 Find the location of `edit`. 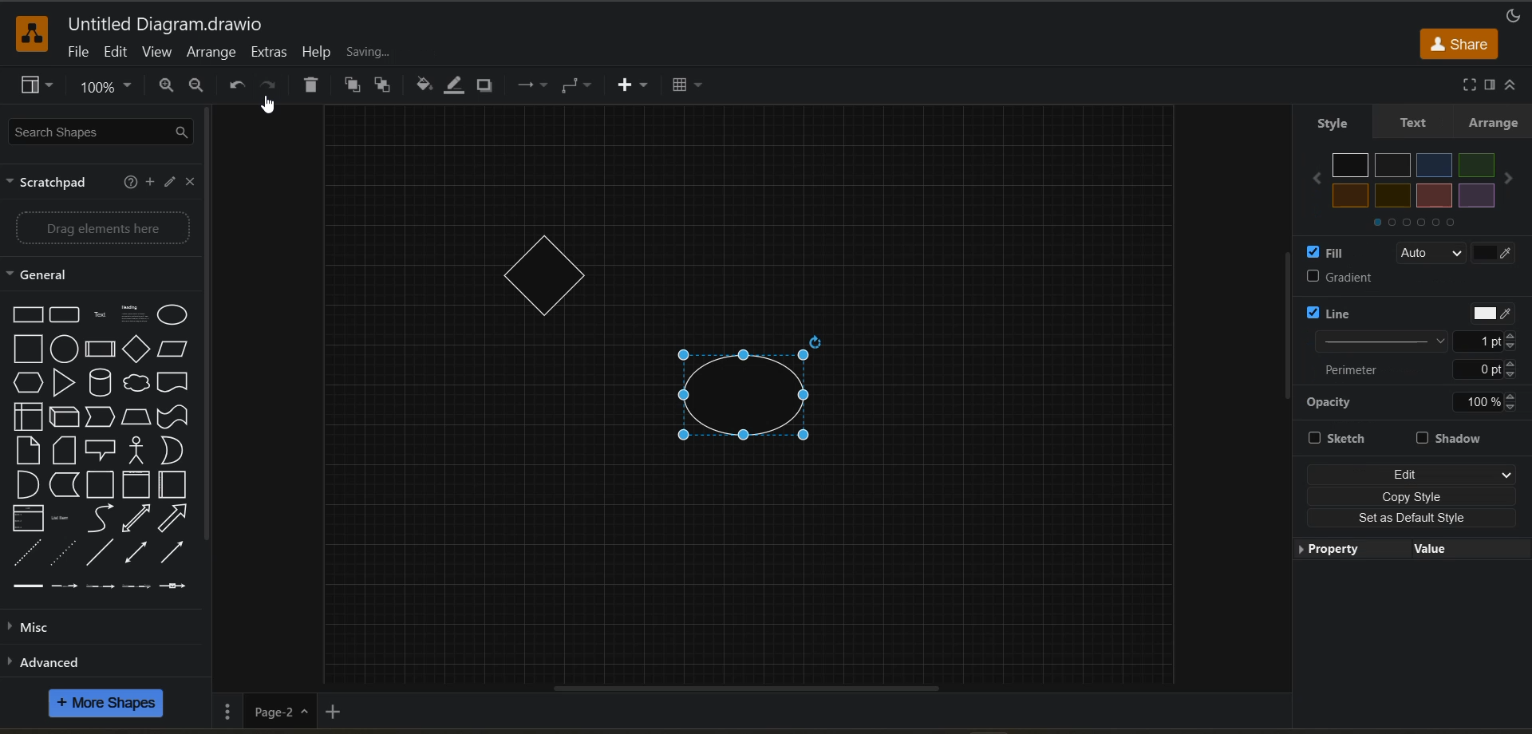

edit is located at coordinates (117, 56).